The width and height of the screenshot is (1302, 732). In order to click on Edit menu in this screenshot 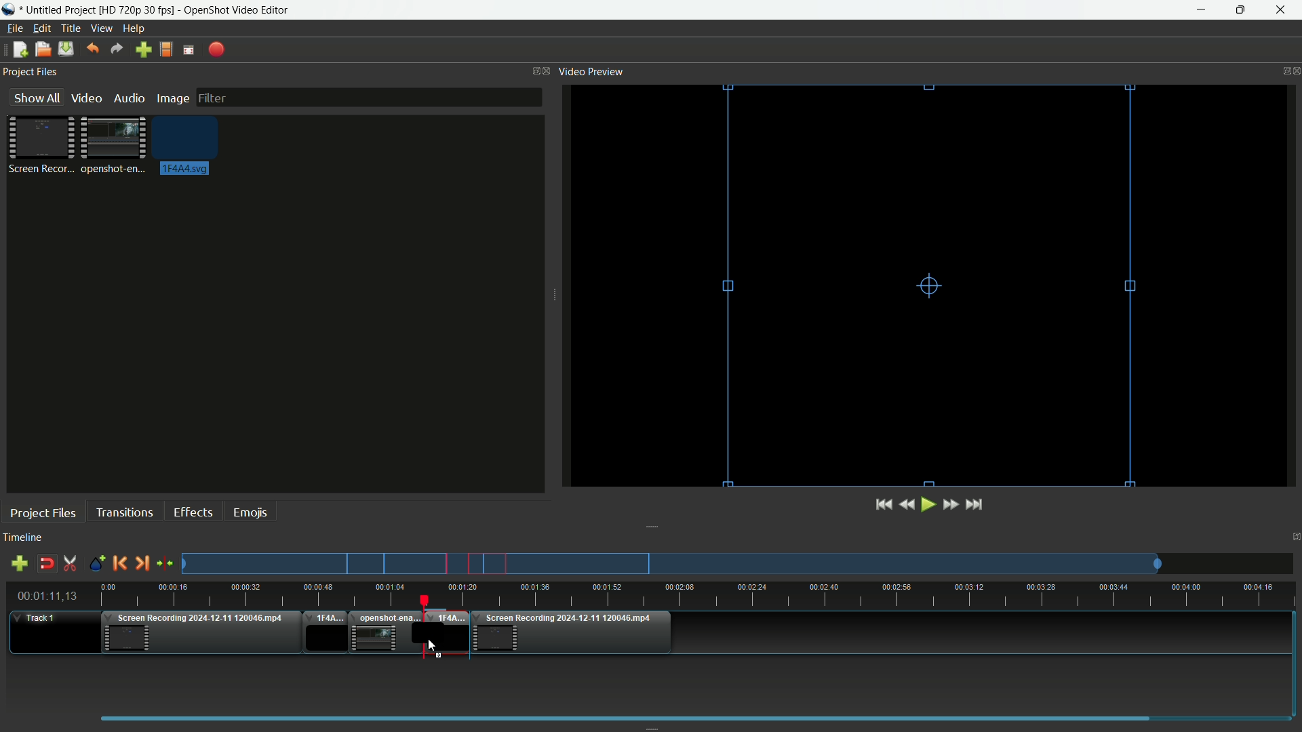, I will do `click(39, 28)`.